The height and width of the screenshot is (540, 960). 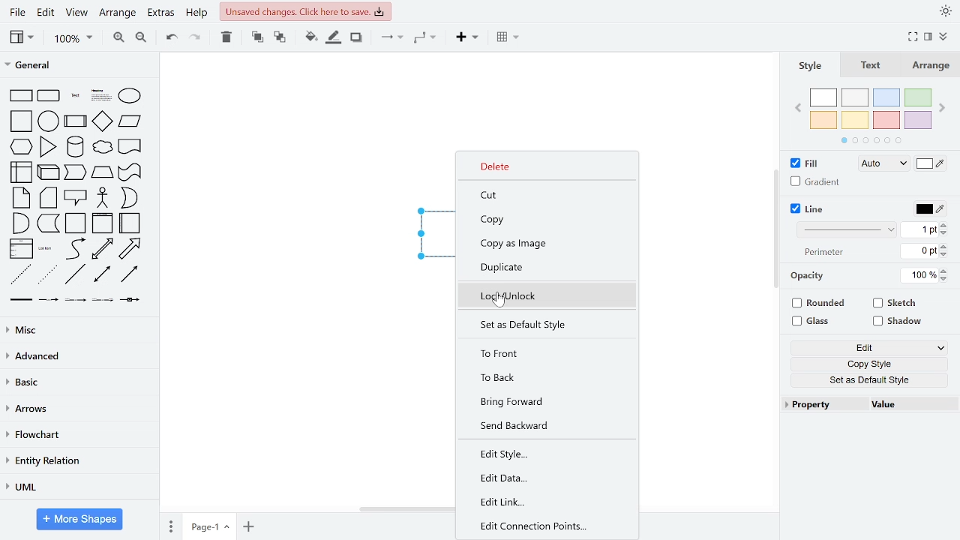 I want to click on cube, so click(x=76, y=172).